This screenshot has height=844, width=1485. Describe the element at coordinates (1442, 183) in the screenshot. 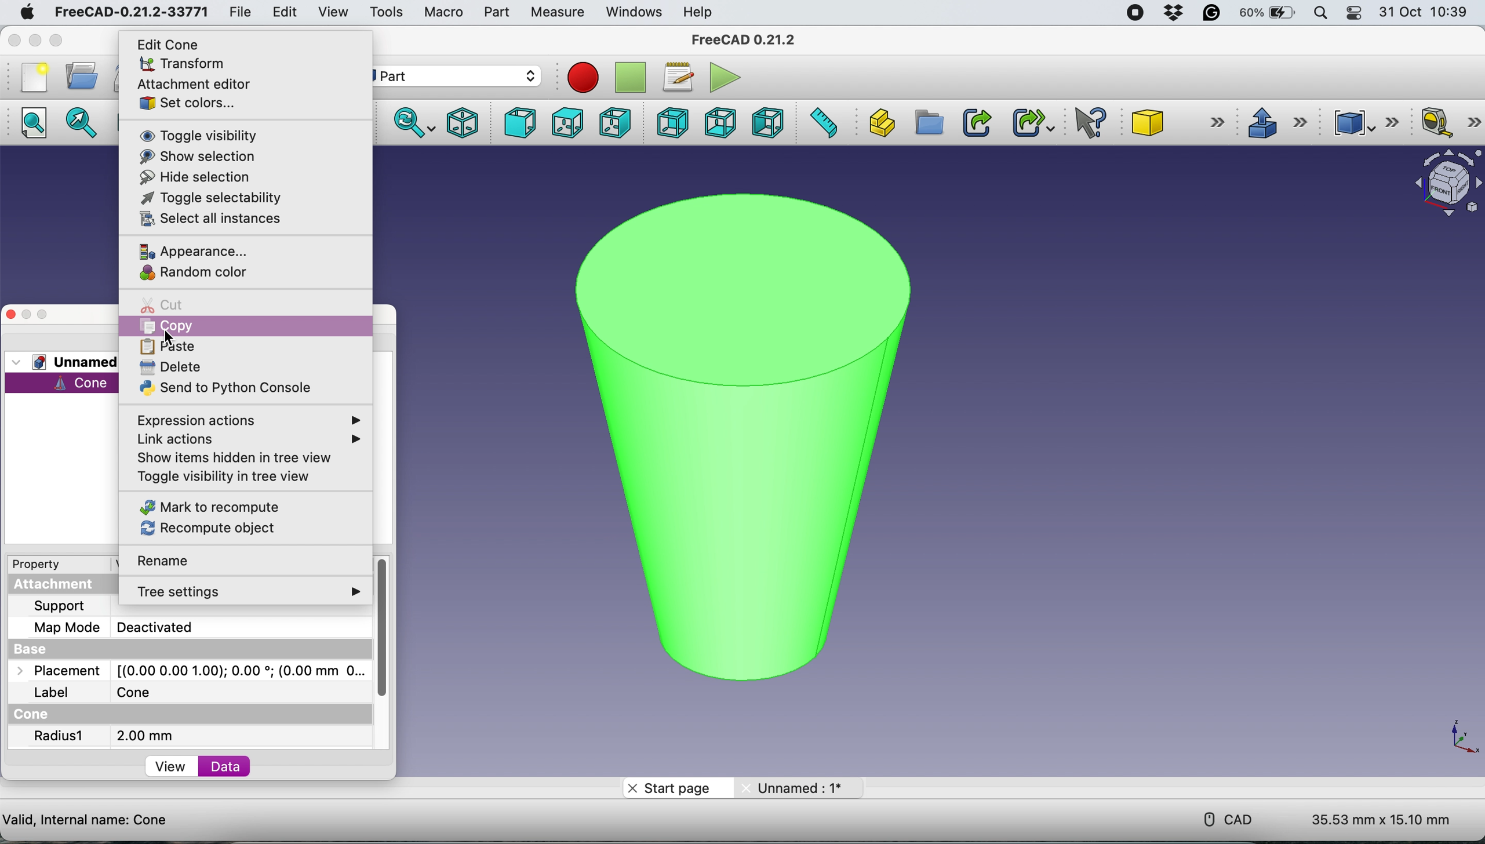

I see `object navigator` at that location.